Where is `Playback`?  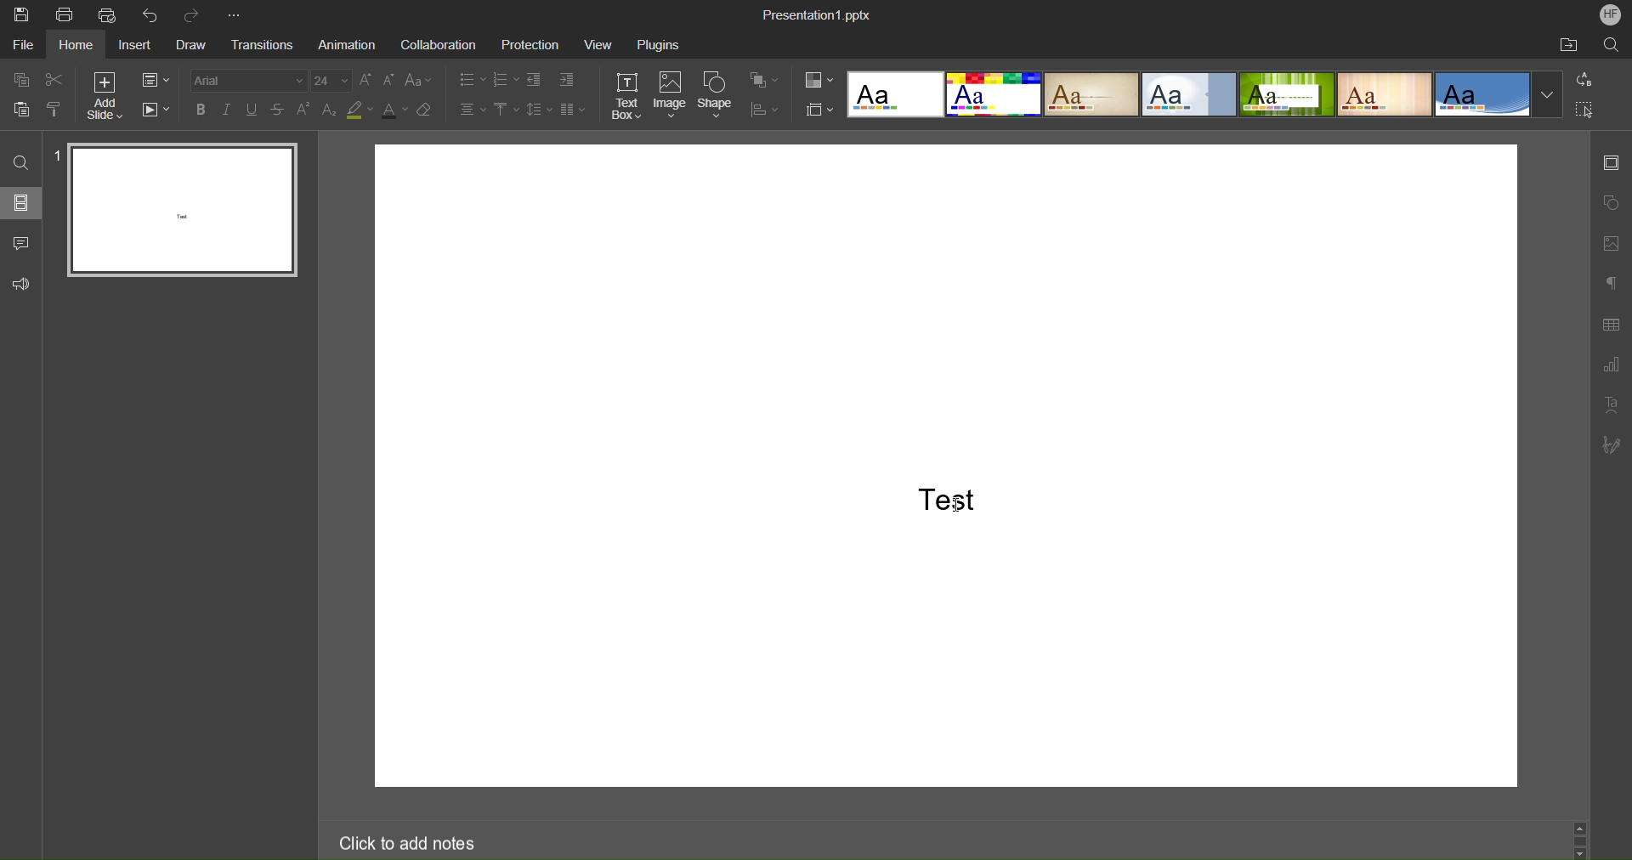 Playback is located at coordinates (158, 110).